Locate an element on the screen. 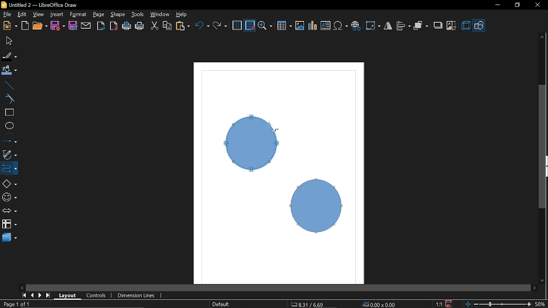 The height and width of the screenshot is (308, 548). Save is located at coordinates (57, 26).